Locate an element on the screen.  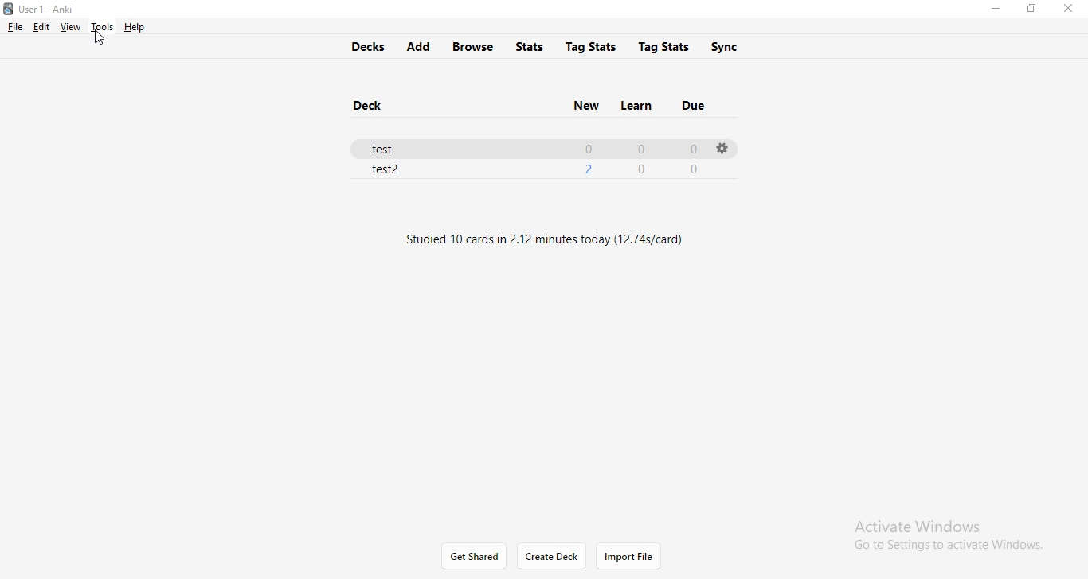
create deck is located at coordinates (550, 558).